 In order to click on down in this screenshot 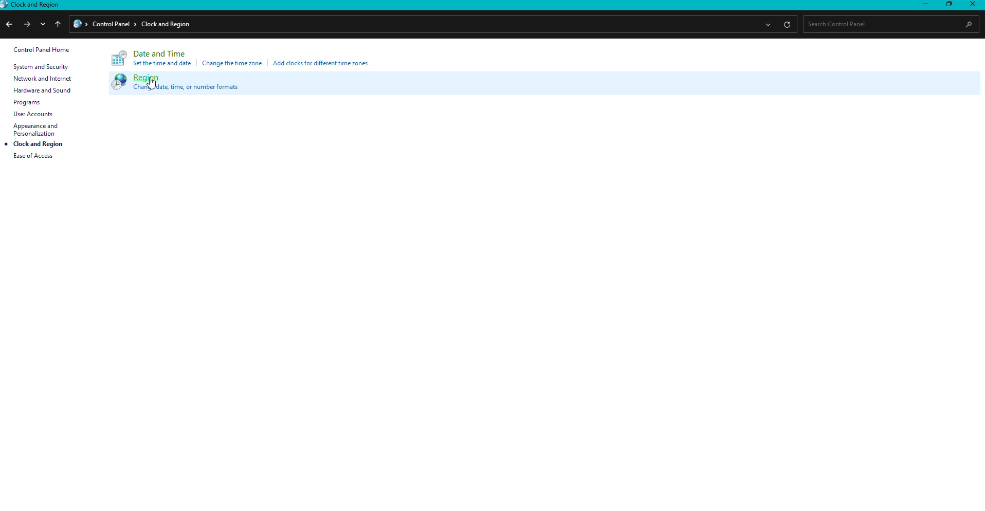, I will do `click(45, 26)`.